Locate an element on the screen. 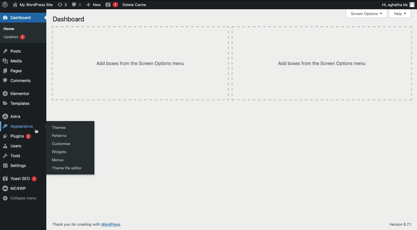  collapse menu is located at coordinates (23, 199).